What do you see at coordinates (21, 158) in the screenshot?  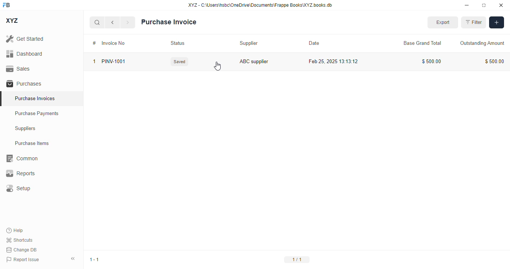 I see `common` at bounding box center [21, 158].